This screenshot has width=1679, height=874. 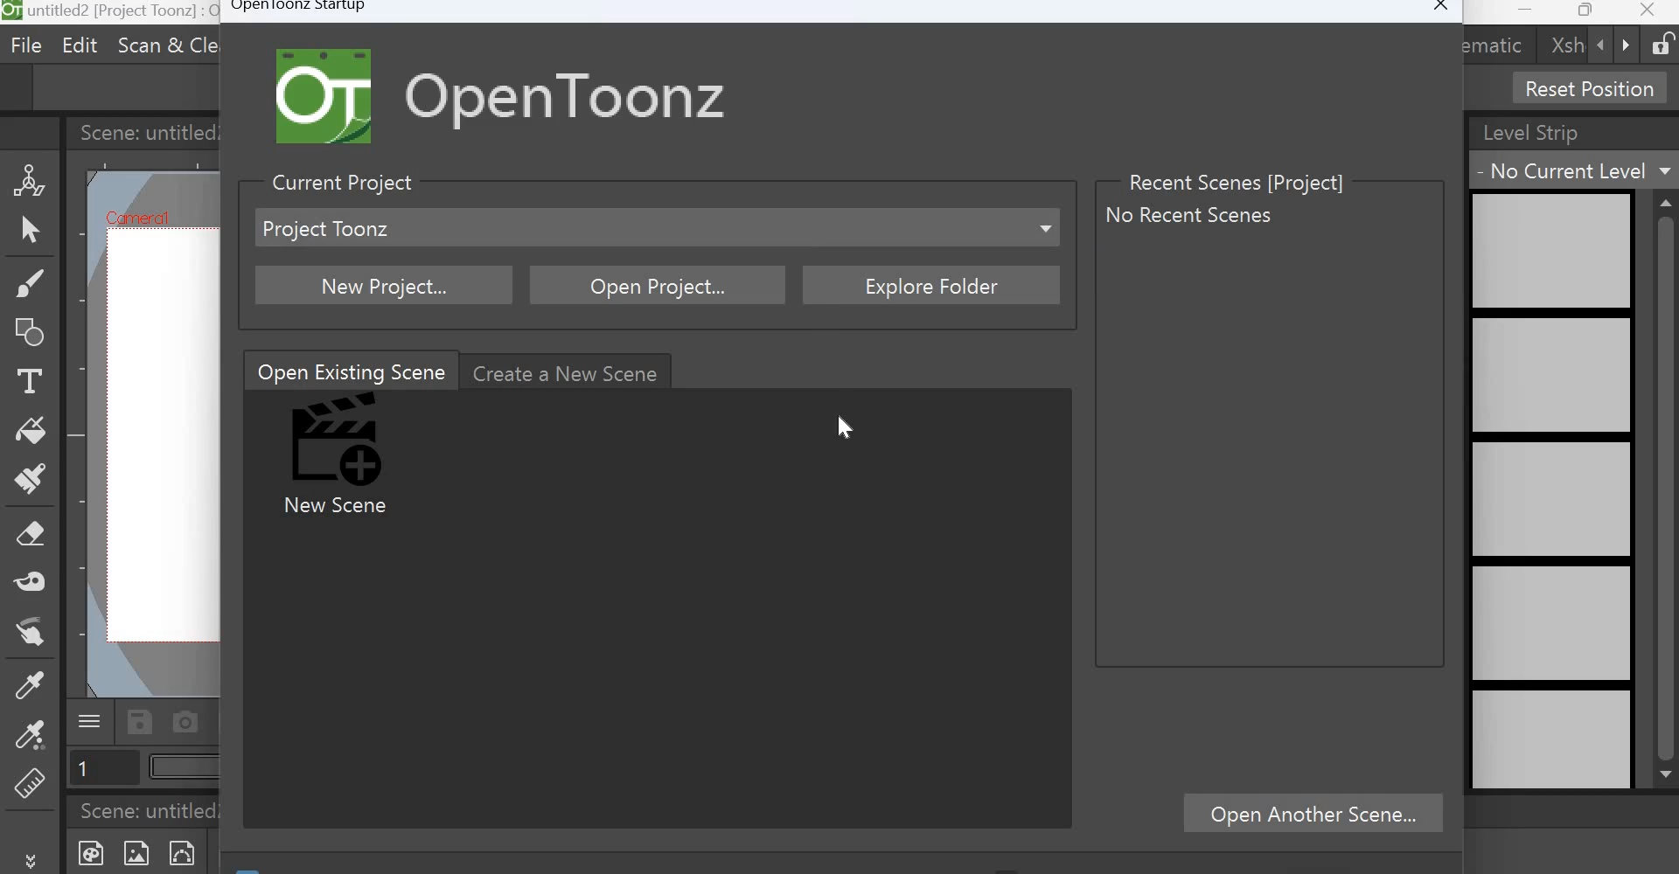 I want to click on Logo, so click(x=329, y=96).